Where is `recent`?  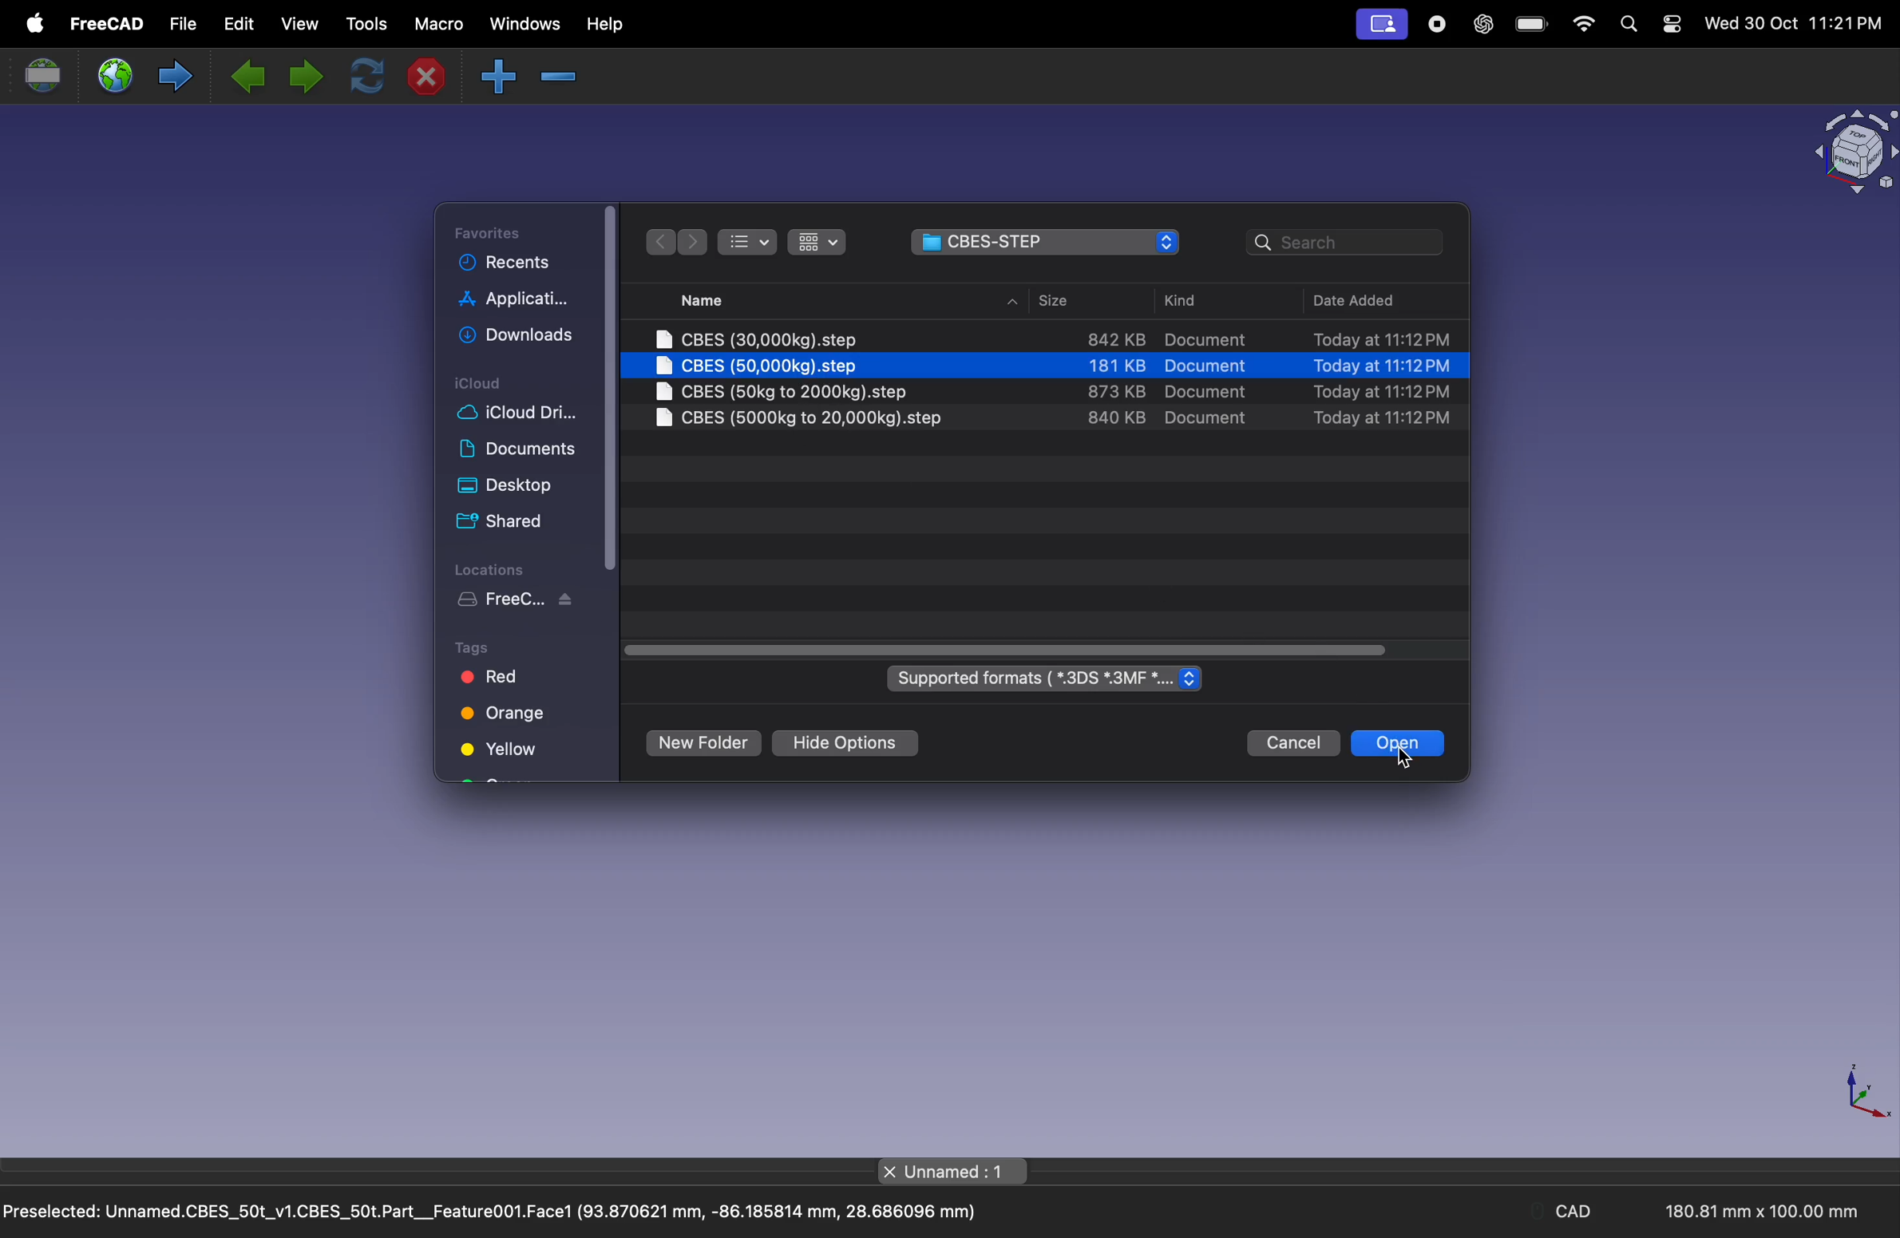
recent is located at coordinates (506, 264).